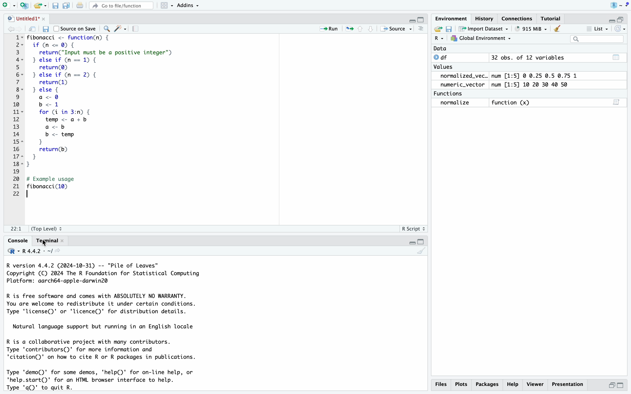  I want to click on go to previous chunk/section, so click(361, 30).